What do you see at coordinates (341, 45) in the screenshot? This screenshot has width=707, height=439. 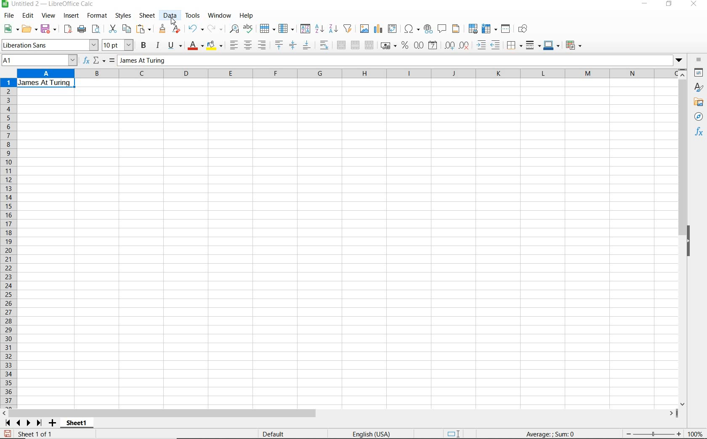 I see `merge and center or unmerge cells` at bounding box center [341, 45].